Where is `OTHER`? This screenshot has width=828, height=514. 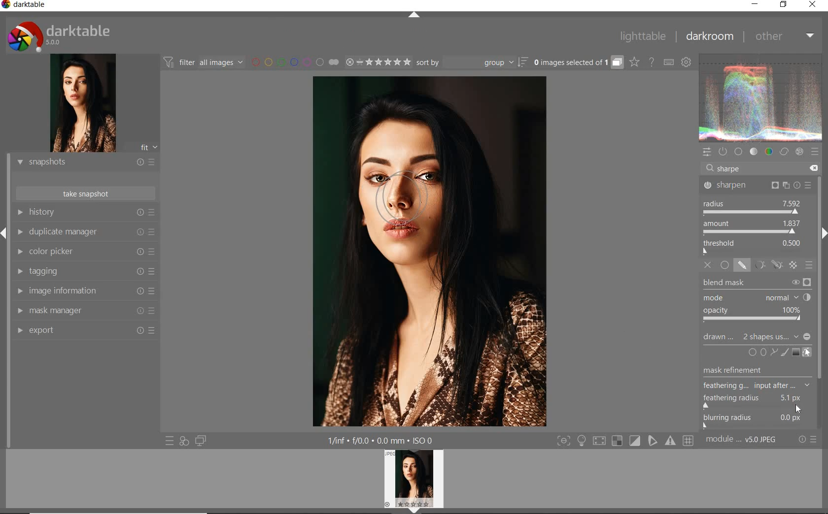
OTHER is located at coordinates (784, 37).